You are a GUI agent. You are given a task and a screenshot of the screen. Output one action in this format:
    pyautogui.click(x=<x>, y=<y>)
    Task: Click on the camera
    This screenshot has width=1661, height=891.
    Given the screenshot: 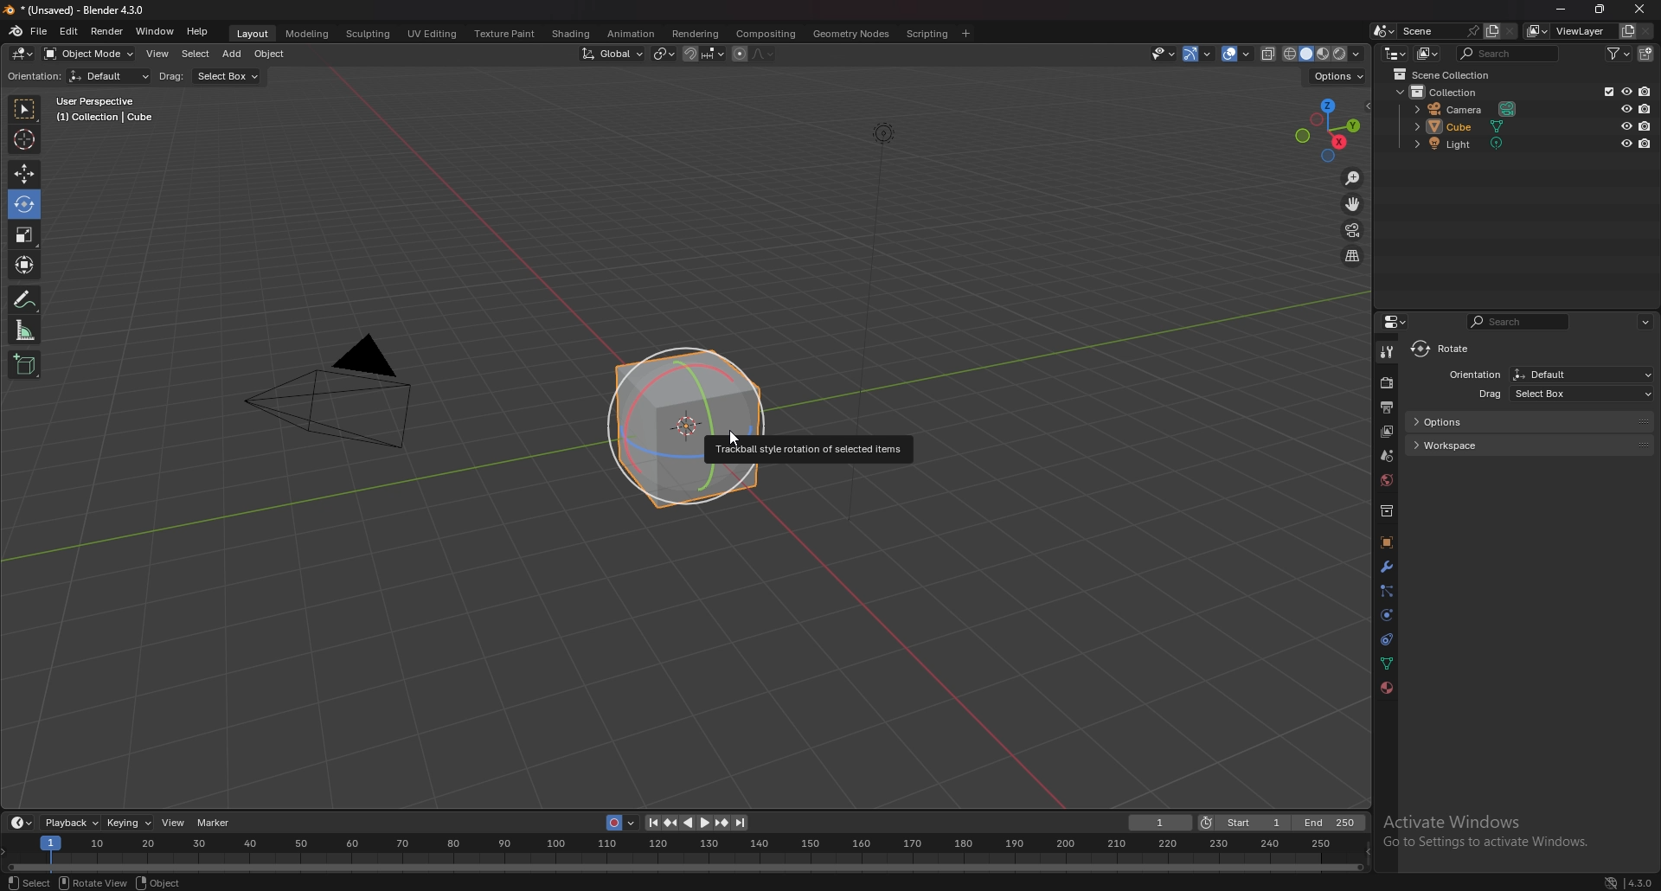 What is the action you would take?
    pyautogui.click(x=1469, y=108)
    